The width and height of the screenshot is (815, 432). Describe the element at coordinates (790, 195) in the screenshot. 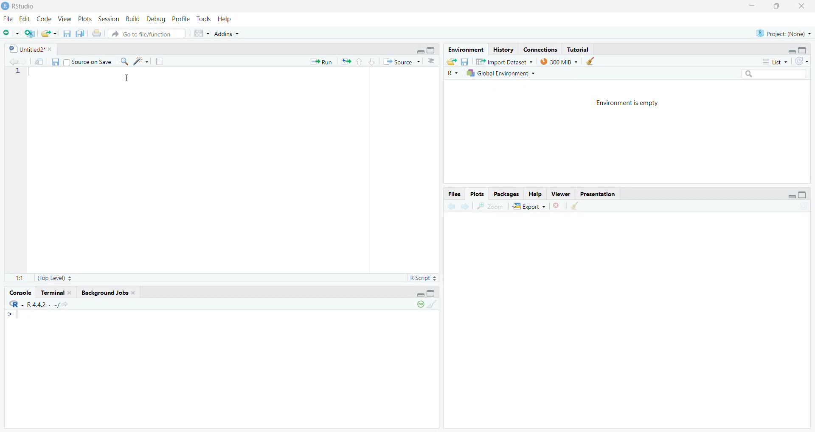

I see `hide r script` at that location.